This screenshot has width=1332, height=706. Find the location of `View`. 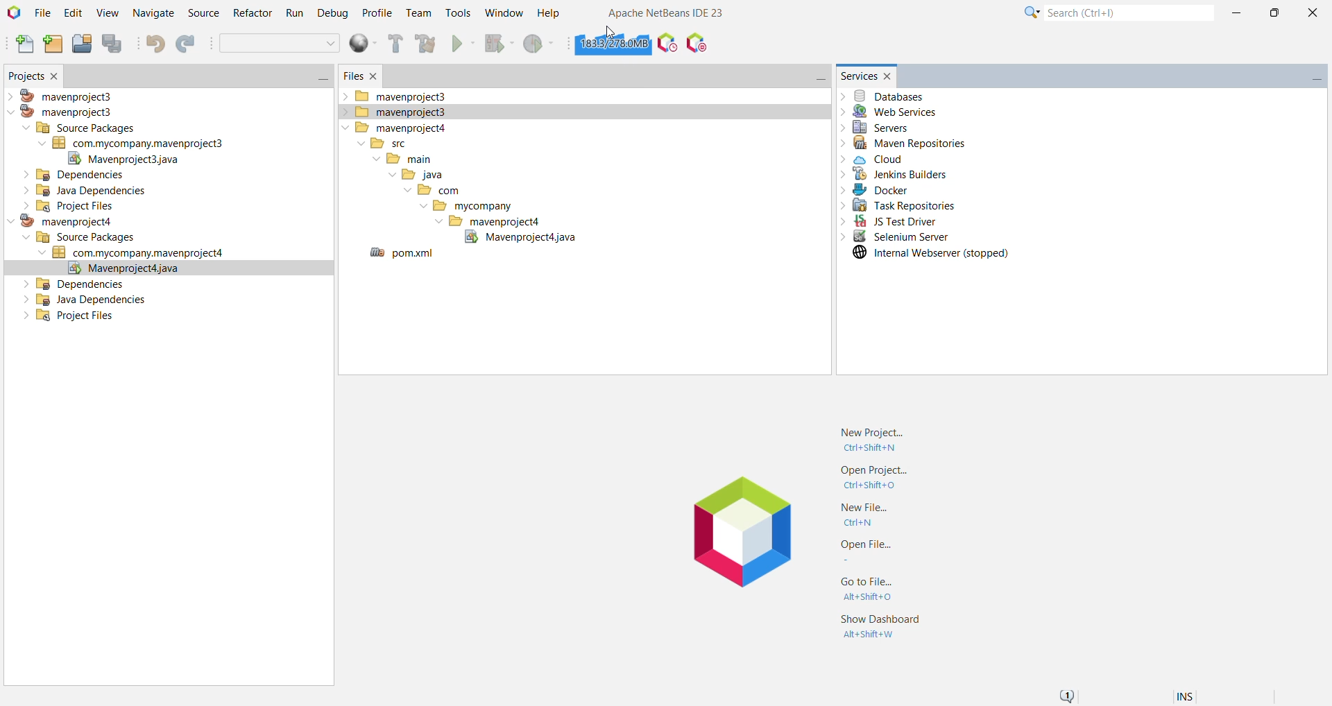

View is located at coordinates (108, 14).